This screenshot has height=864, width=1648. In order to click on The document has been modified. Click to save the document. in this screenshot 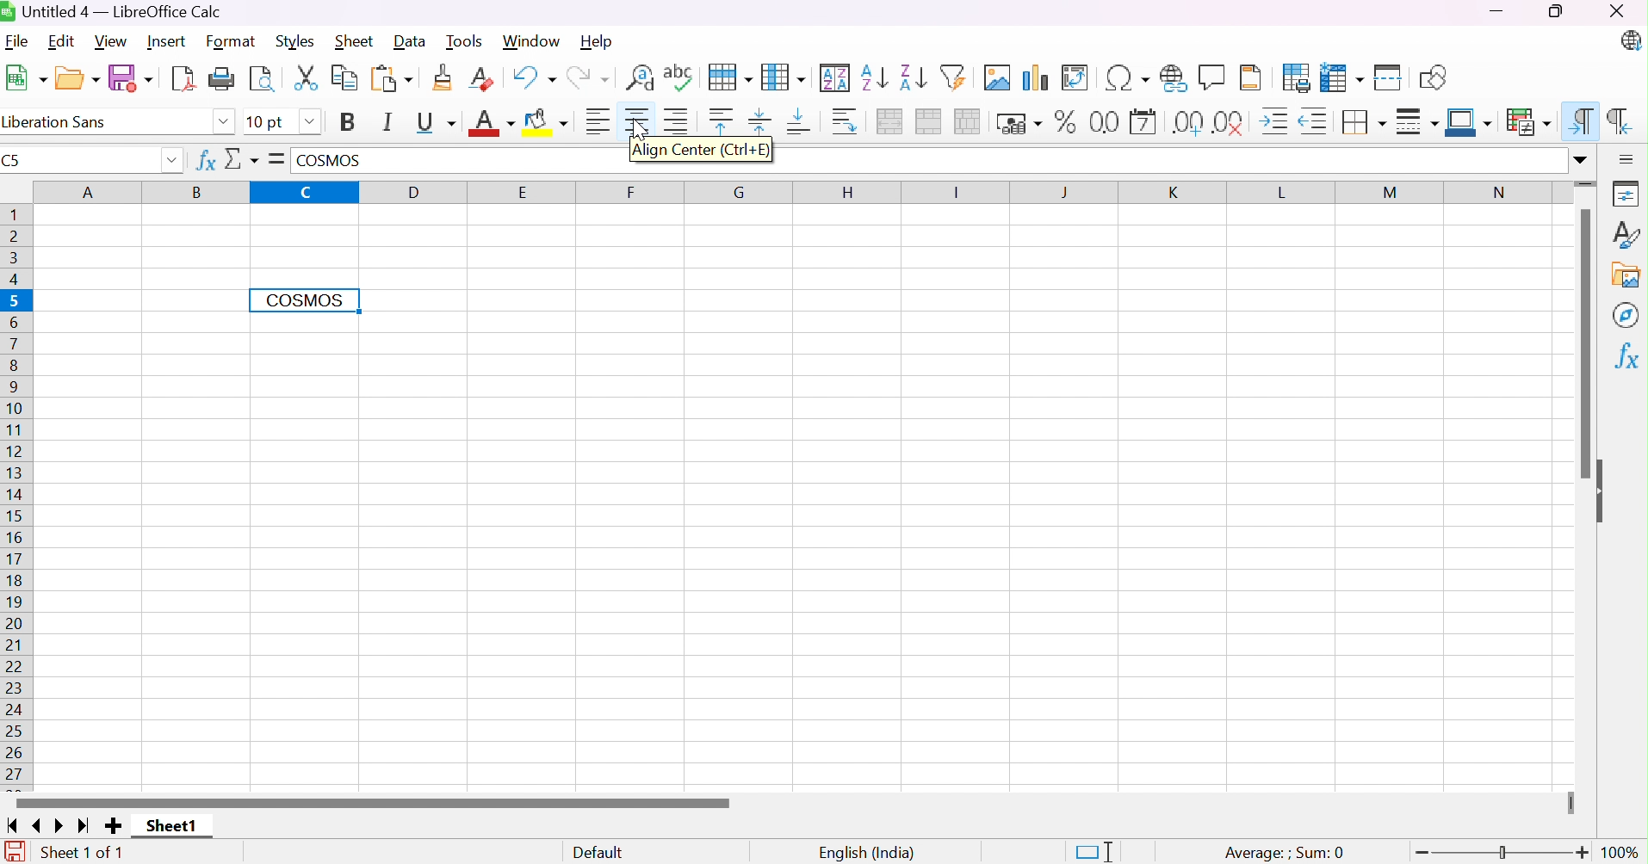, I will do `click(15, 852)`.